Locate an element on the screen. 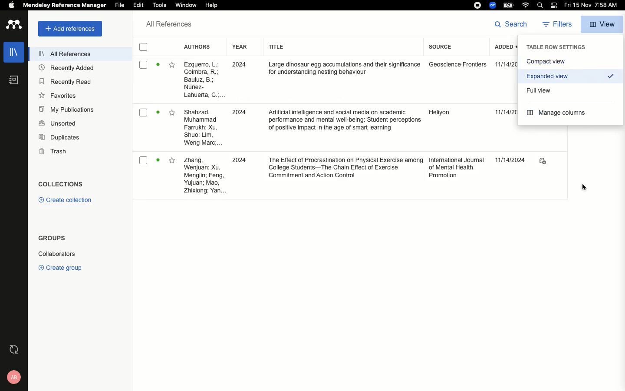 The width and height of the screenshot is (625, 391). Create group is located at coordinates (60, 266).